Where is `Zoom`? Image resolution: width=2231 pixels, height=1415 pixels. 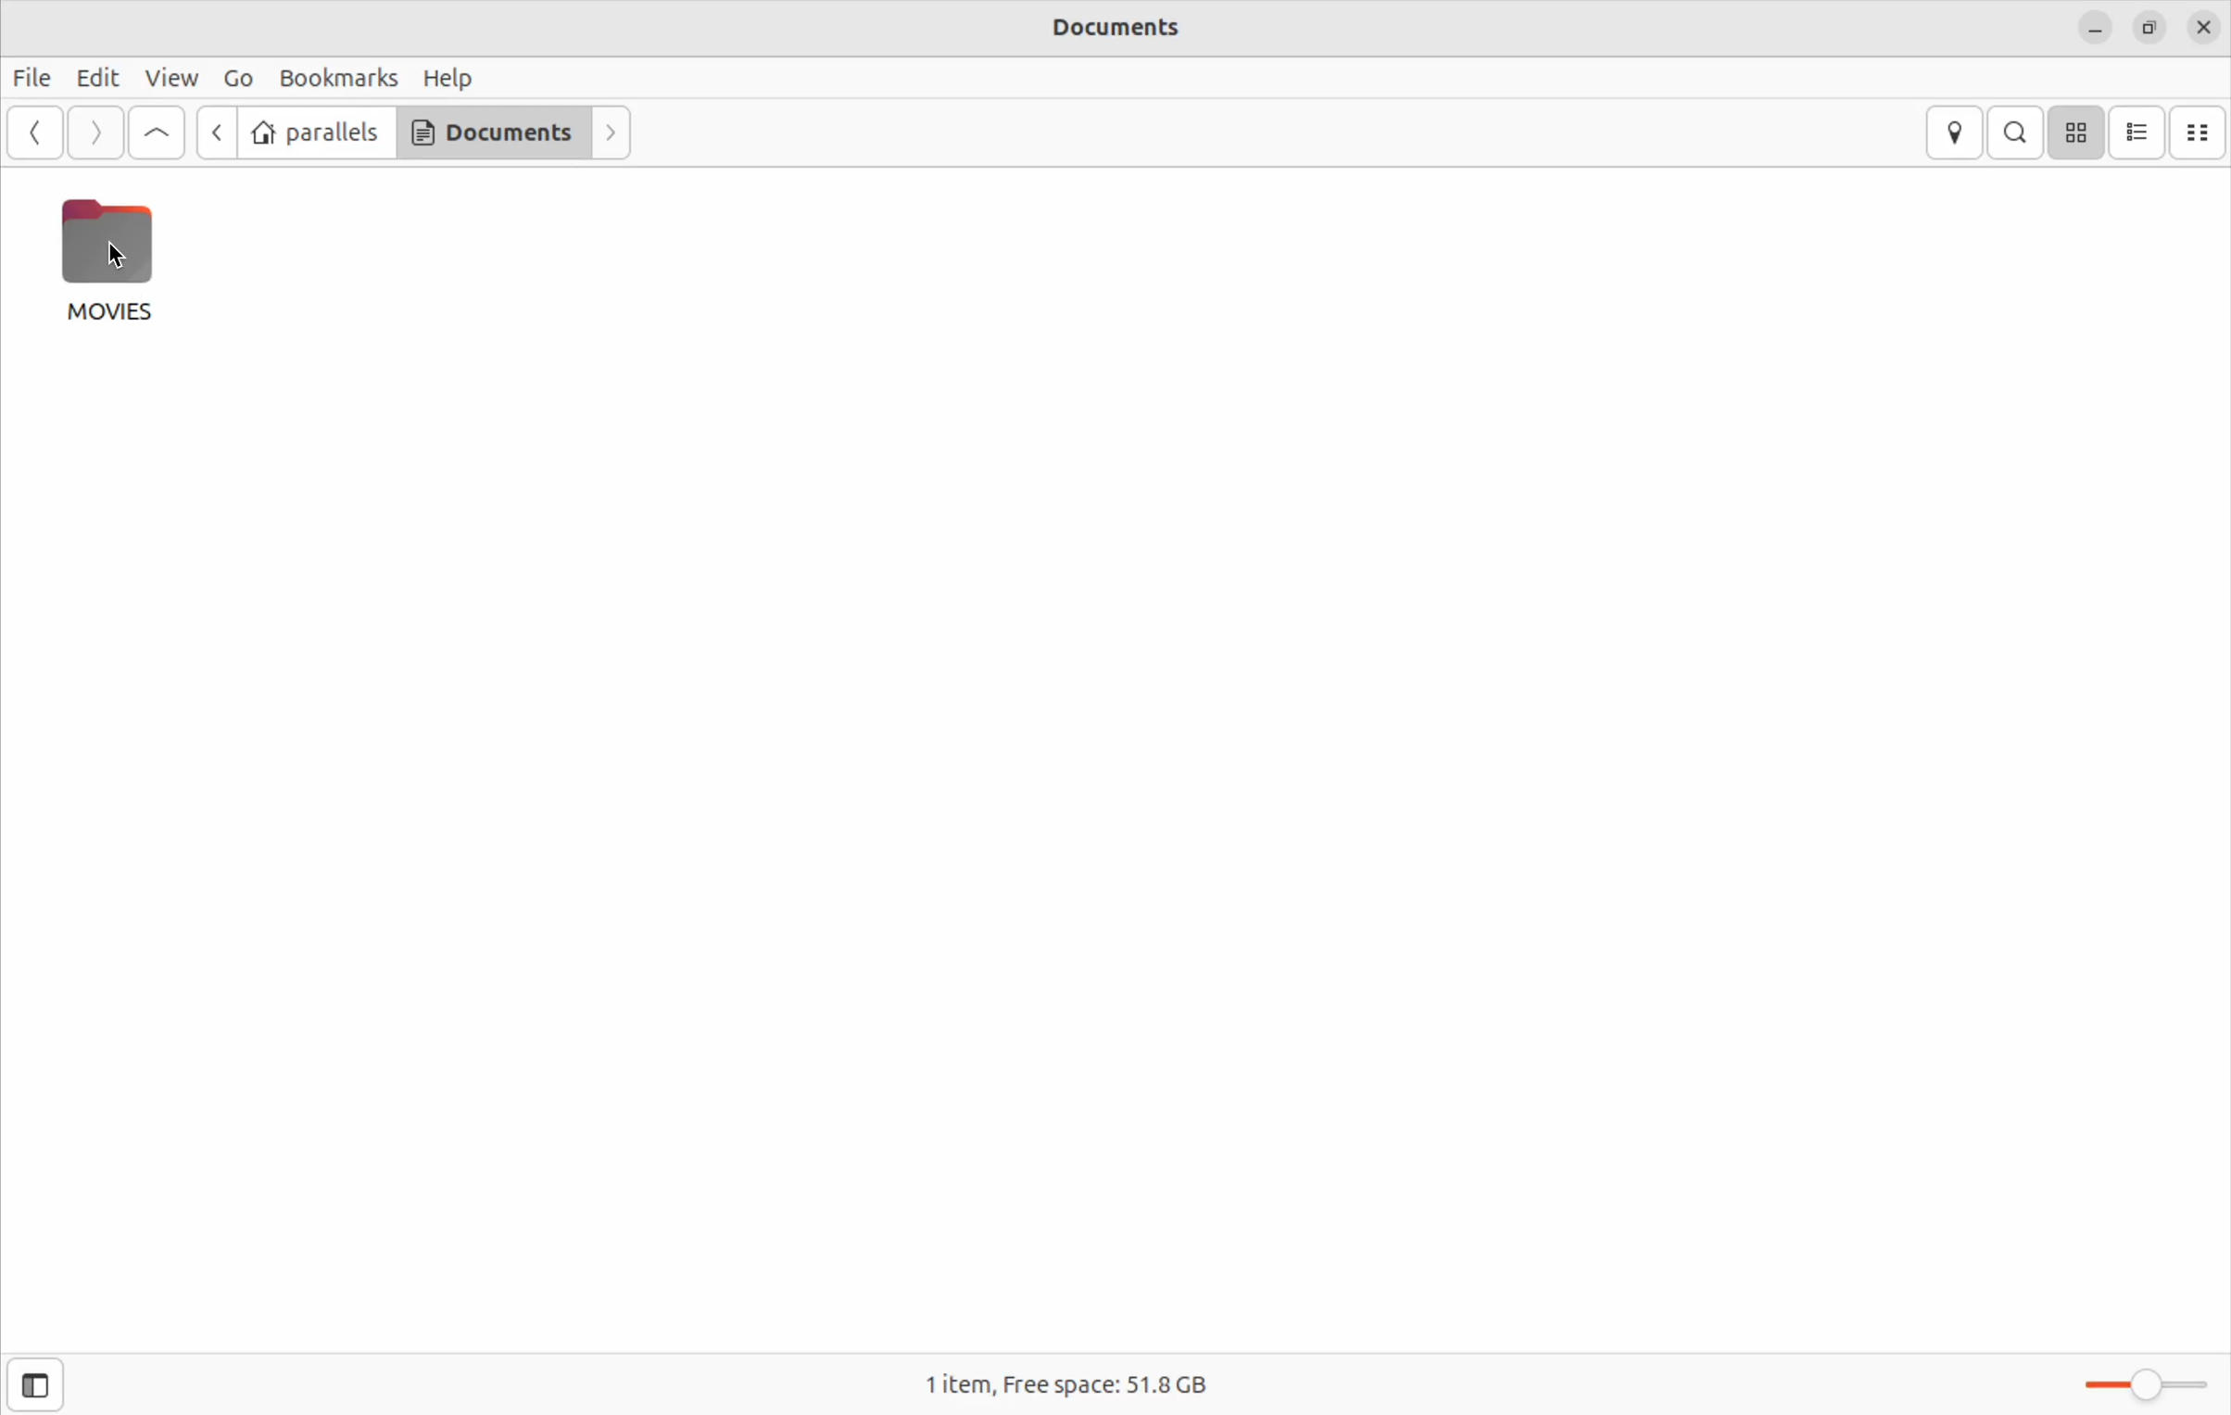 Zoom is located at coordinates (2126, 1385).